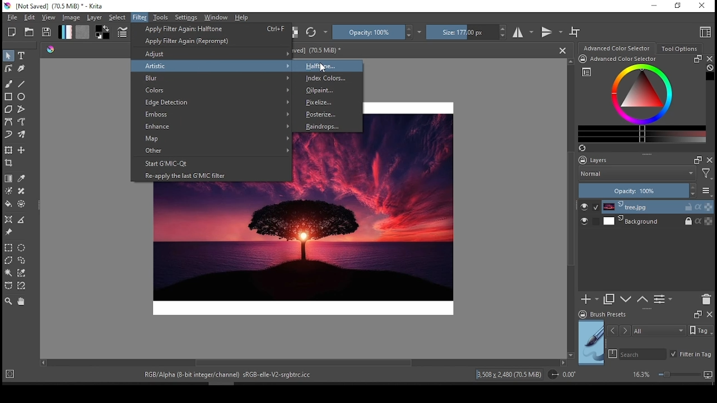 The height and width of the screenshot is (403, 717). I want to click on reapply the last G'MIC filter , so click(210, 175).